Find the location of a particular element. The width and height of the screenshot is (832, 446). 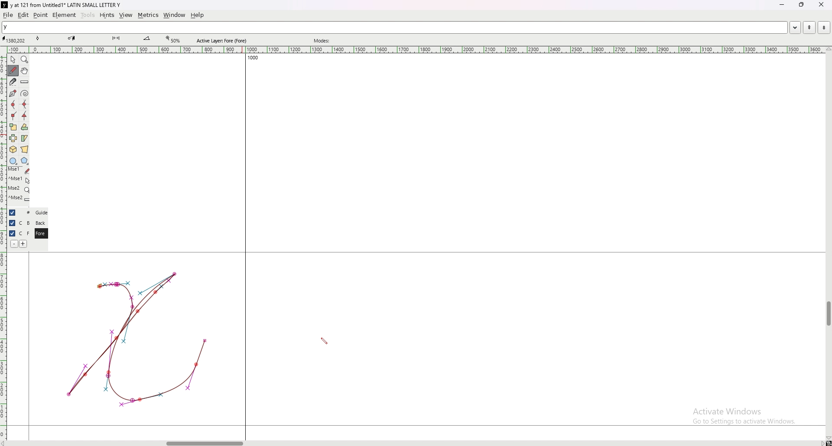

hide layer is located at coordinates (12, 233).